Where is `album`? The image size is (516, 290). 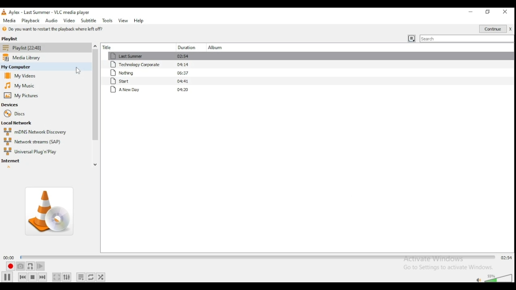 album is located at coordinates (214, 46).